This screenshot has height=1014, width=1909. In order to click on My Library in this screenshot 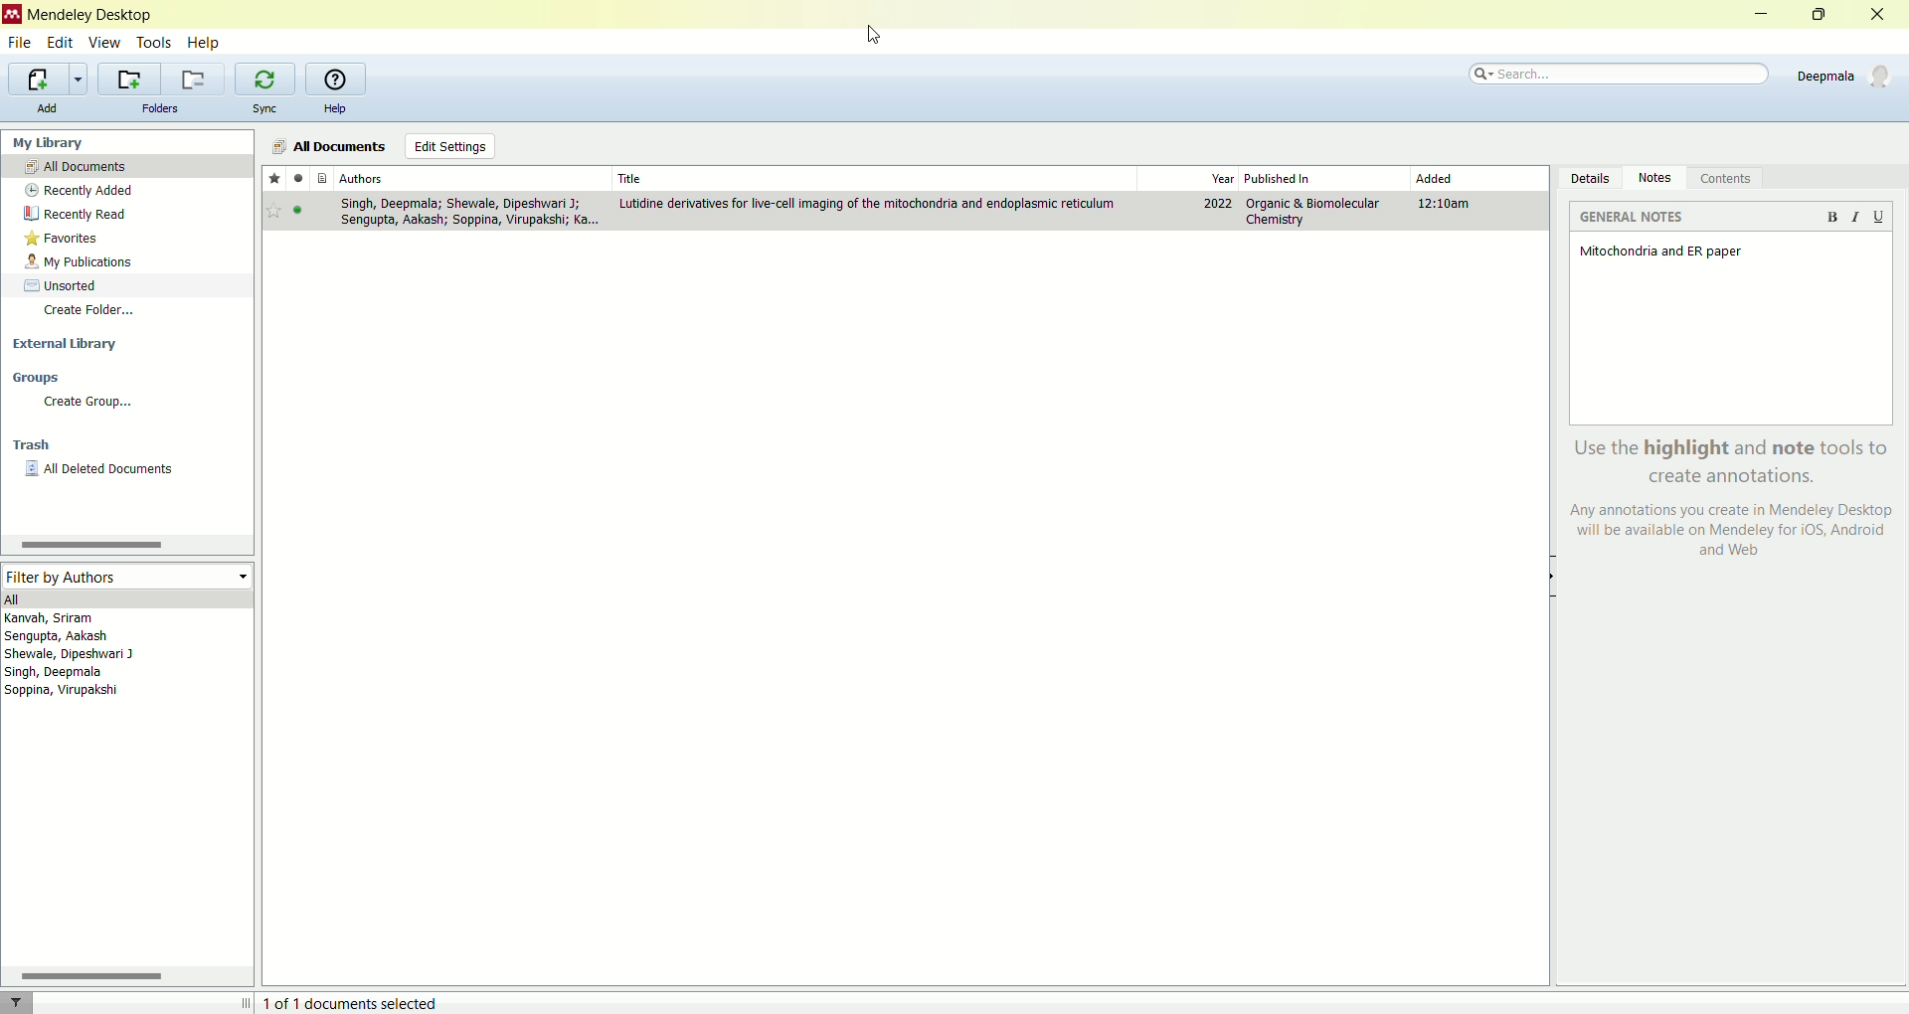, I will do `click(129, 141)`.